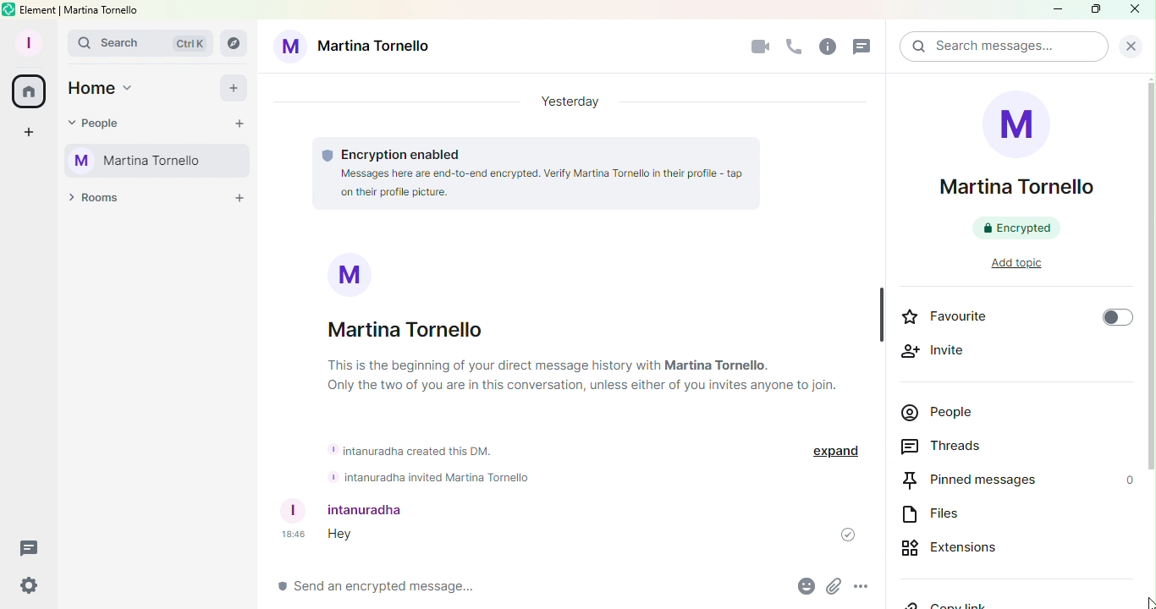 Image resolution: width=1156 pixels, height=609 pixels. What do you see at coordinates (26, 587) in the screenshot?
I see `Quick settings` at bounding box center [26, 587].